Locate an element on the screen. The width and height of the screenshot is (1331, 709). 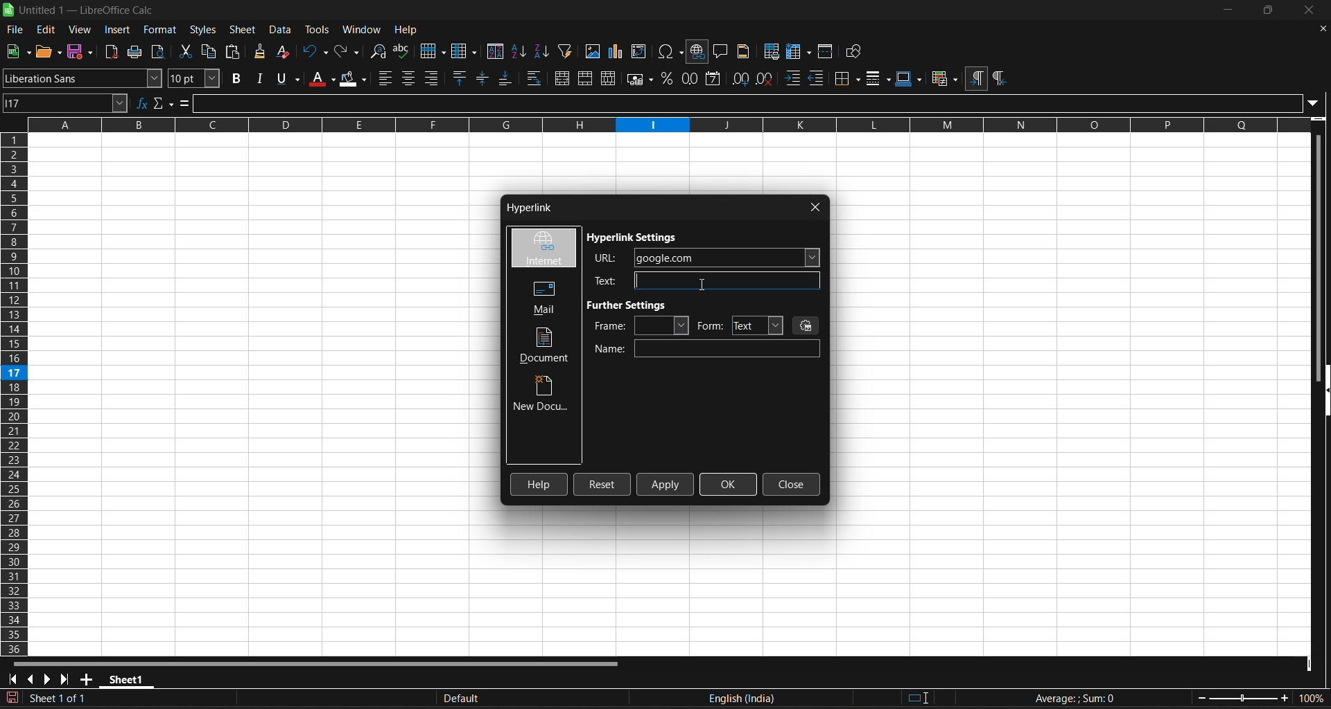
clone formating is located at coordinates (259, 52).